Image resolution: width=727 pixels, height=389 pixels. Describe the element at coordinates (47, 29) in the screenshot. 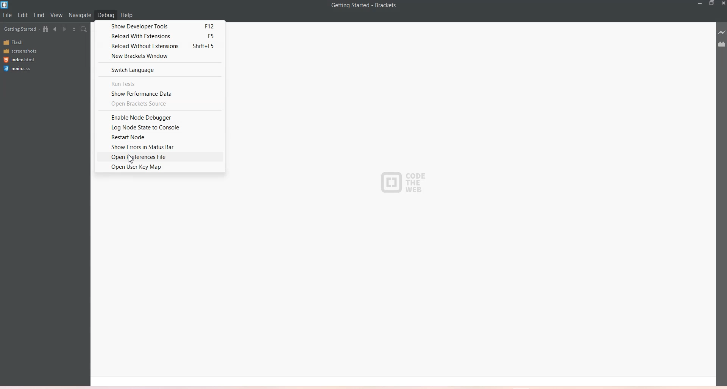

I see `Show in file tree` at that location.